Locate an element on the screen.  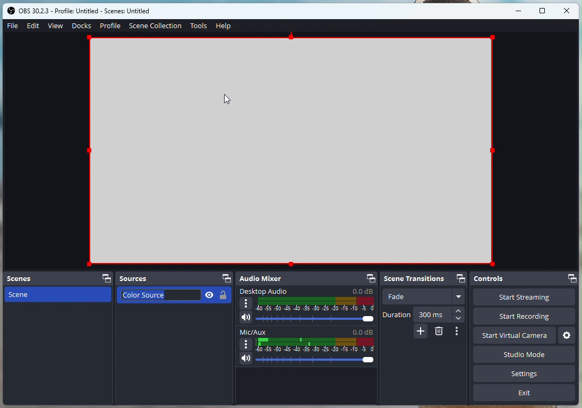
obs studio is located at coordinates (90, 11).